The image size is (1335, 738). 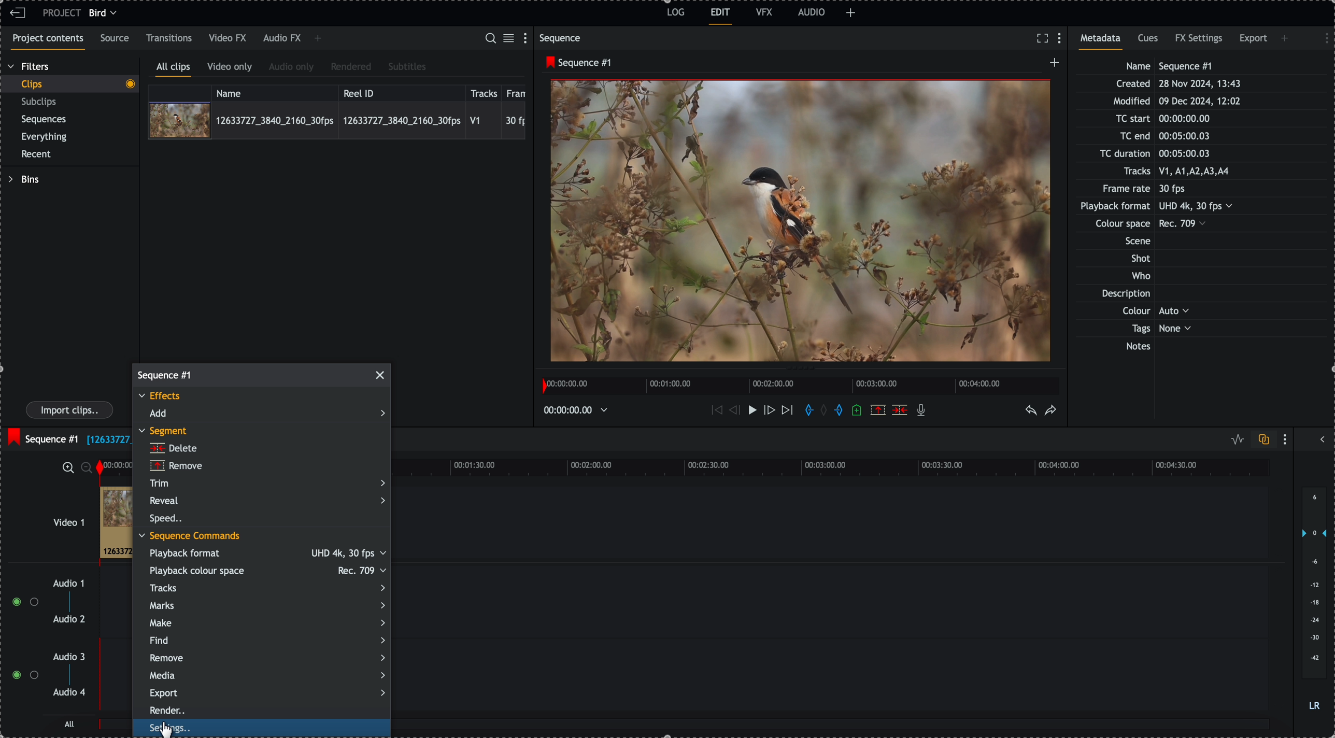 I want to click on add a cue at the current position, so click(x=858, y=411).